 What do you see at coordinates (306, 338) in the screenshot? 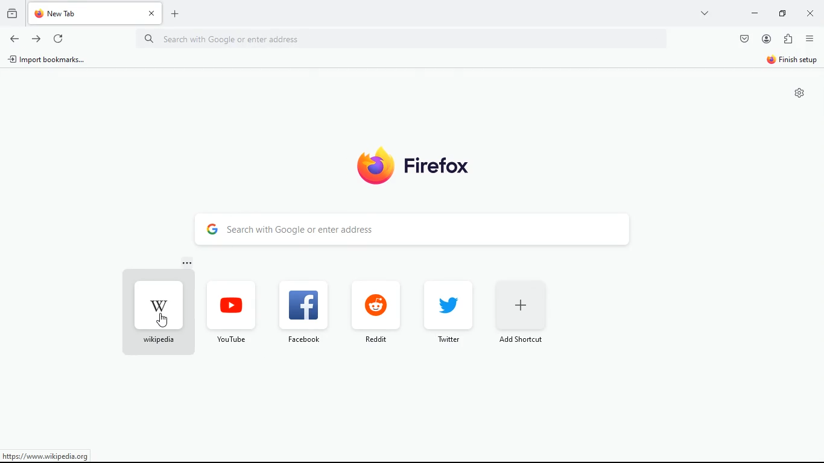
I see `facebook` at bounding box center [306, 338].